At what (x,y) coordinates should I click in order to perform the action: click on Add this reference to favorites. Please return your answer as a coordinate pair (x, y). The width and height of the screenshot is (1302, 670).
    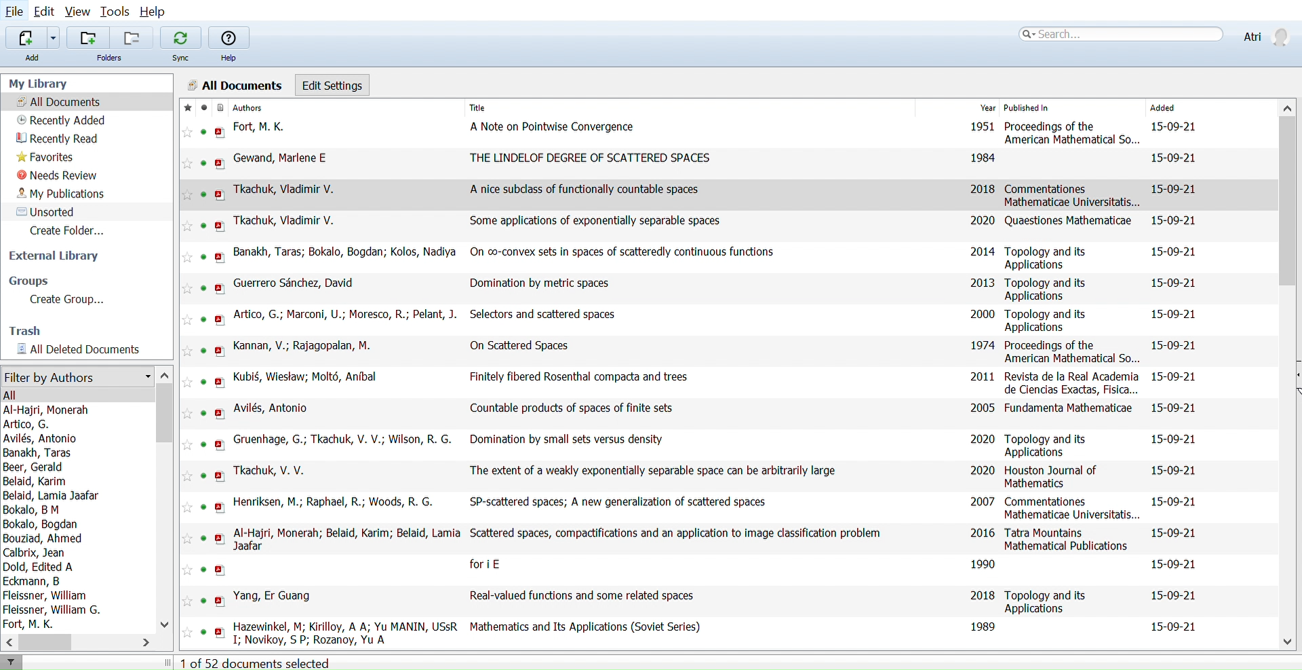
    Looking at the image, I should click on (188, 602).